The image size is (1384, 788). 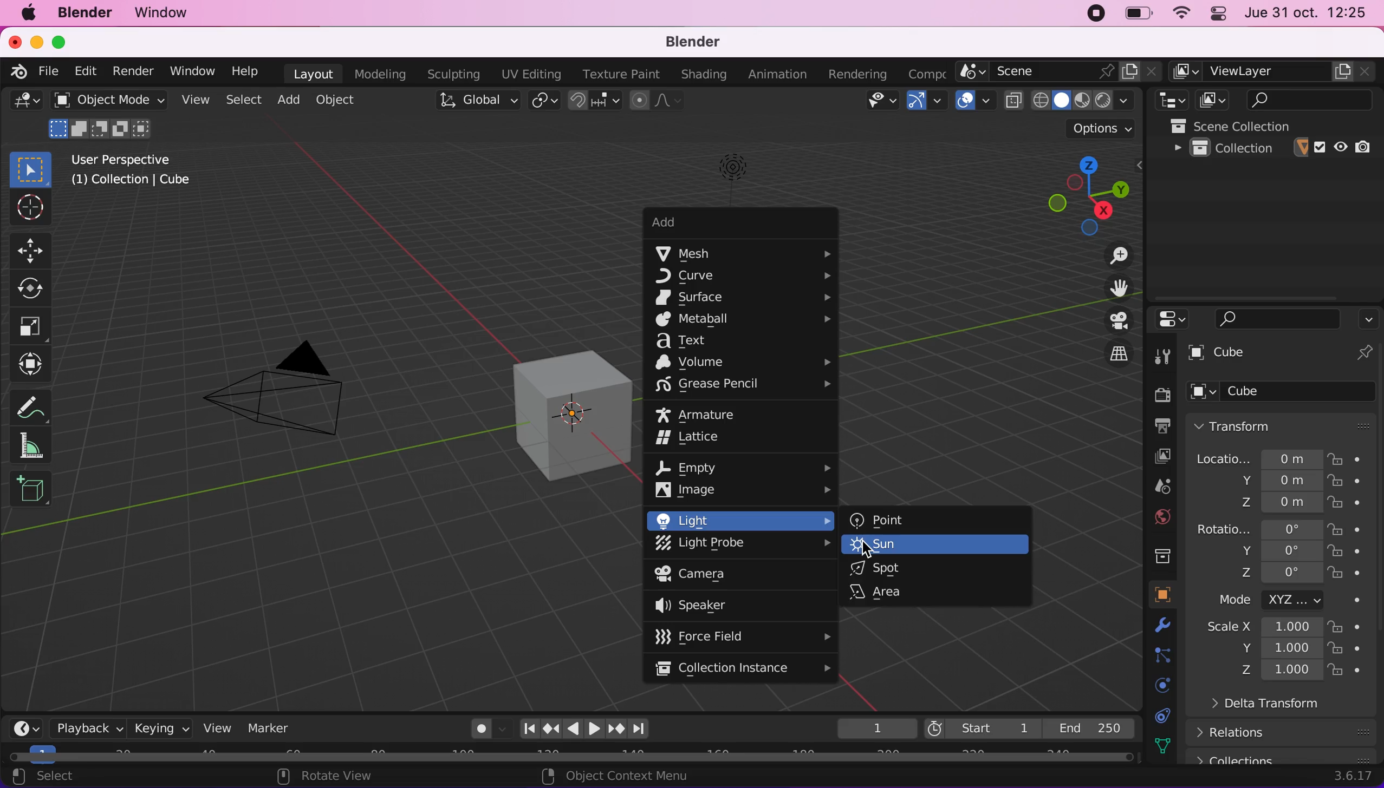 I want to click on location 0m, so click(x=1258, y=458).